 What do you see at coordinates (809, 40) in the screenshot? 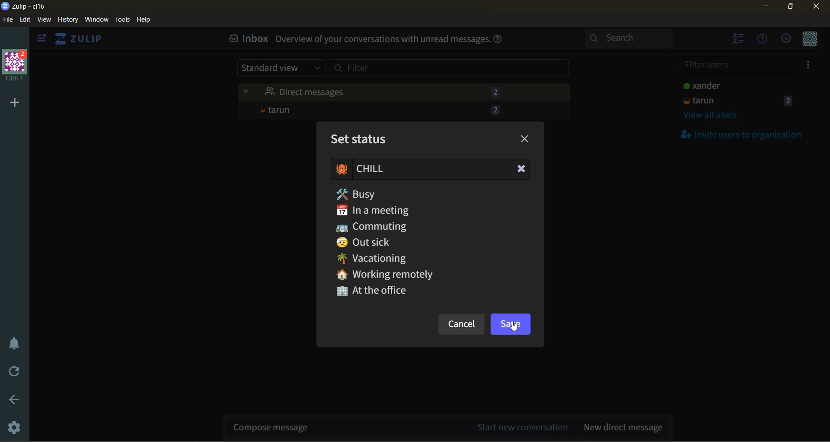
I see `personal menu` at bounding box center [809, 40].